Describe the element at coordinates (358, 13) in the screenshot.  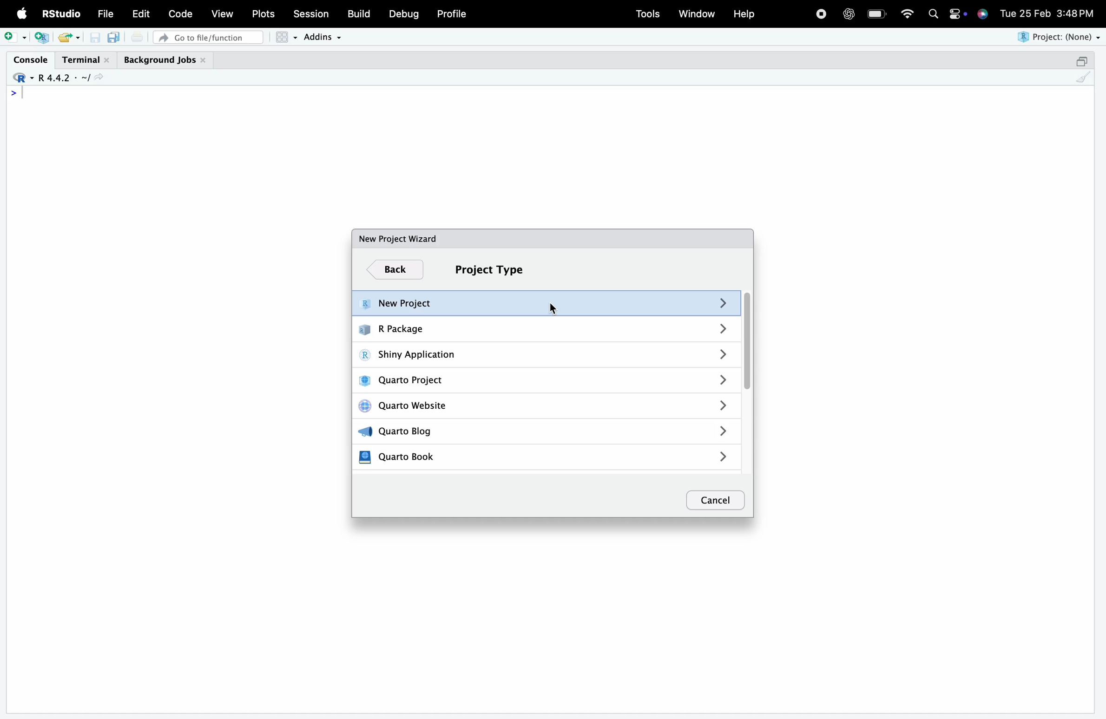
I see `Build` at that location.